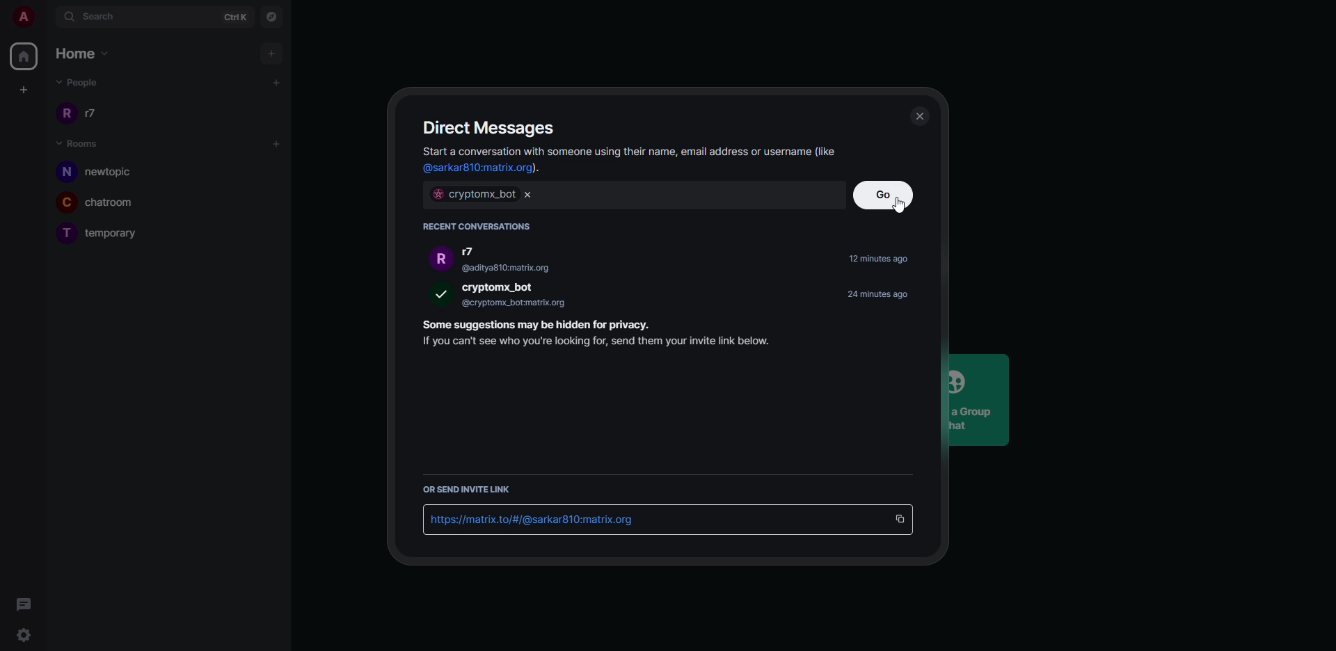 This screenshot has width=1336, height=651. Describe the element at coordinates (272, 17) in the screenshot. I see `navigator` at that location.